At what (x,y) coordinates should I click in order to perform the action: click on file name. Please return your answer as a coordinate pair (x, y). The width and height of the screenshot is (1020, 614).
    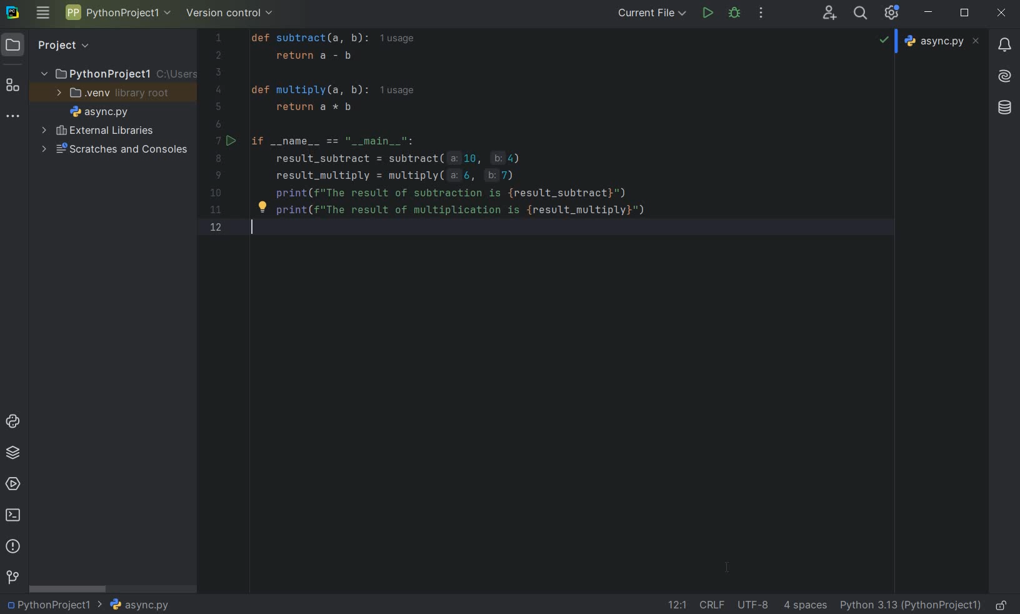
    Looking at the image, I should click on (133, 605).